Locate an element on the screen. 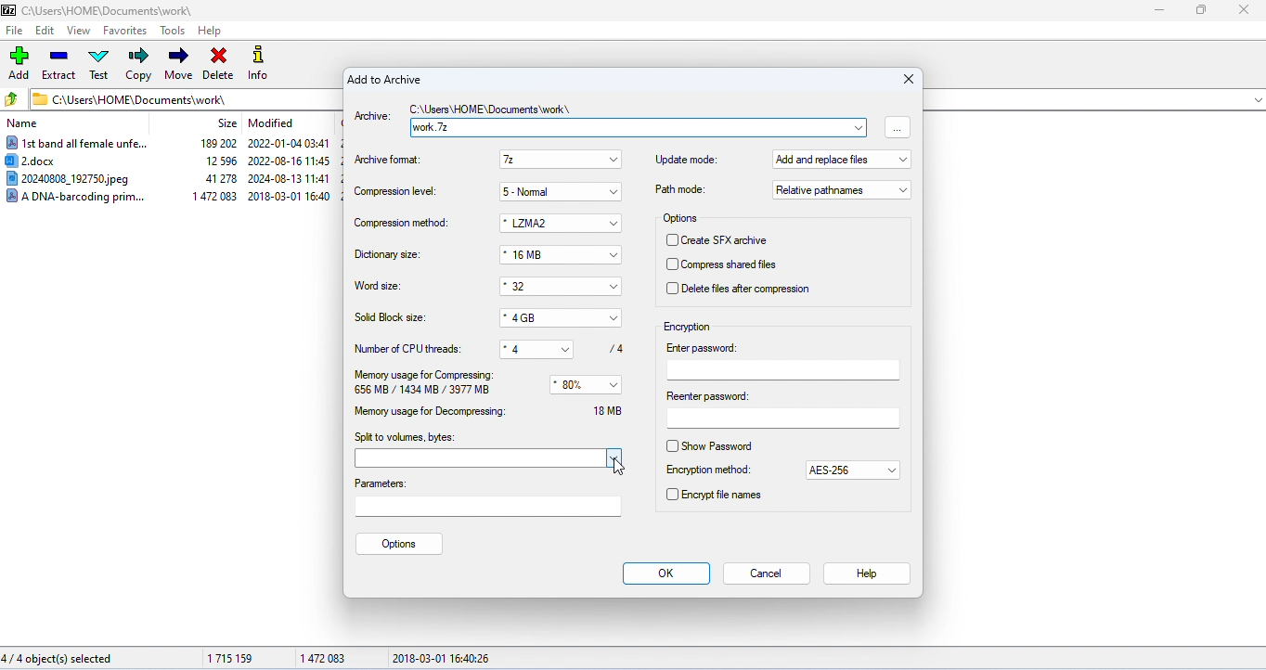  path mode is located at coordinates (680, 189).